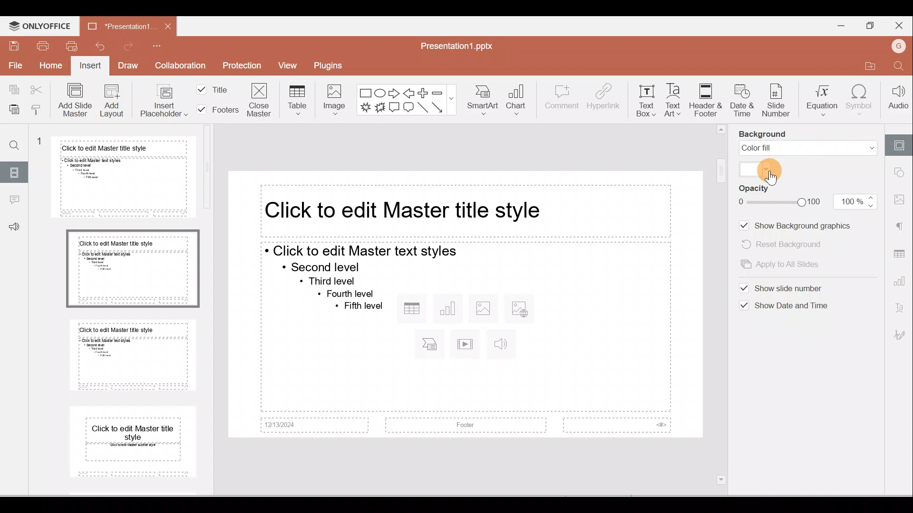  Describe the element at coordinates (155, 100) in the screenshot. I see `Insert placeholder` at that location.